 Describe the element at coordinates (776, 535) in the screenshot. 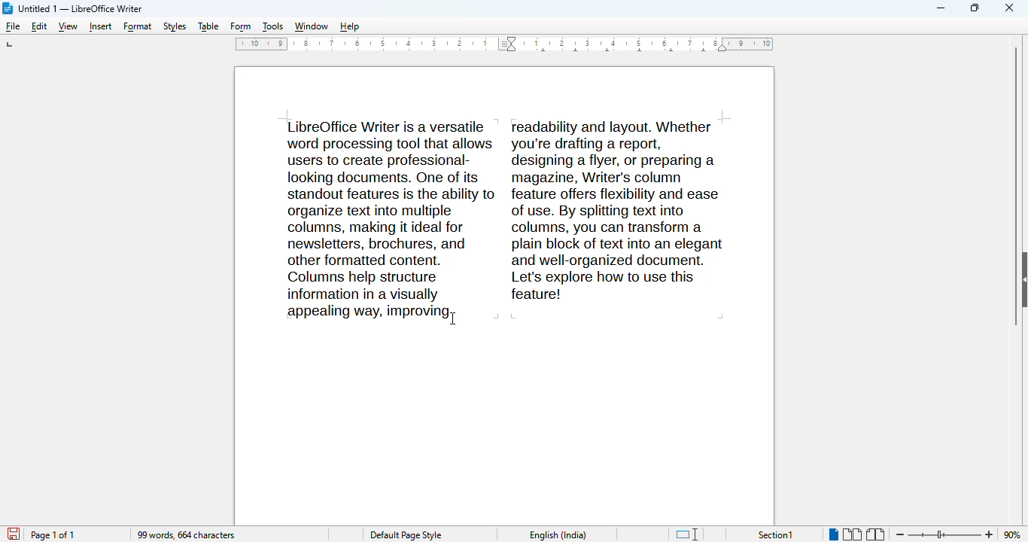

I see `section 1` at that location.